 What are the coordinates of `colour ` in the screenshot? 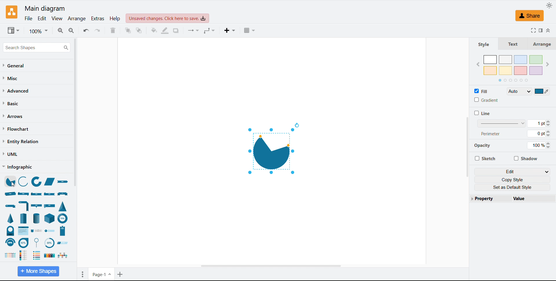 It's located at (542, 91).